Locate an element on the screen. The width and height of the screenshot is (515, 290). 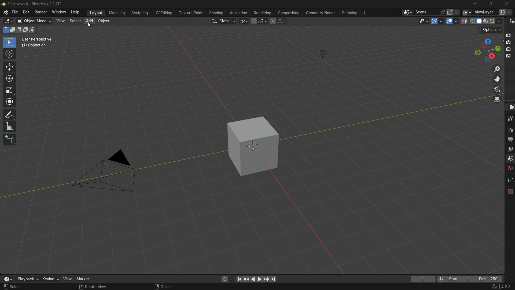
toggle x-ray is located at coordinates (465, 21).